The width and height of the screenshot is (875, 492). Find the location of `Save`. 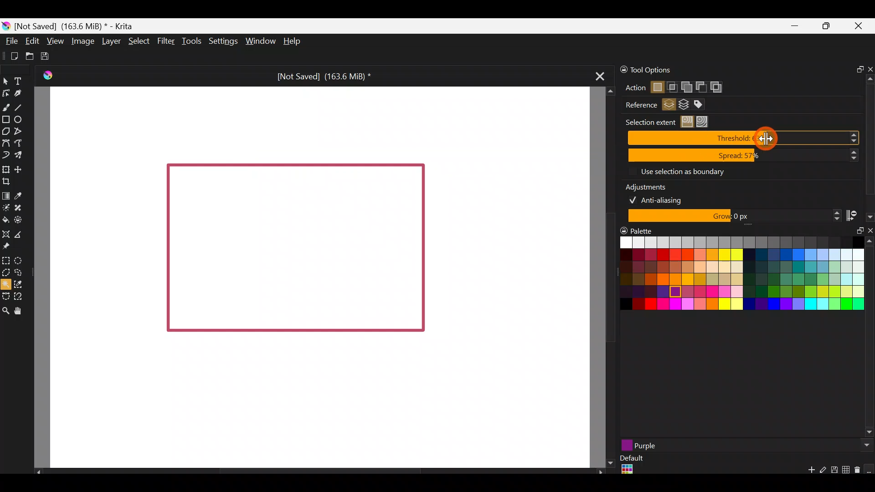

Save is located at coordinates (48, 56).